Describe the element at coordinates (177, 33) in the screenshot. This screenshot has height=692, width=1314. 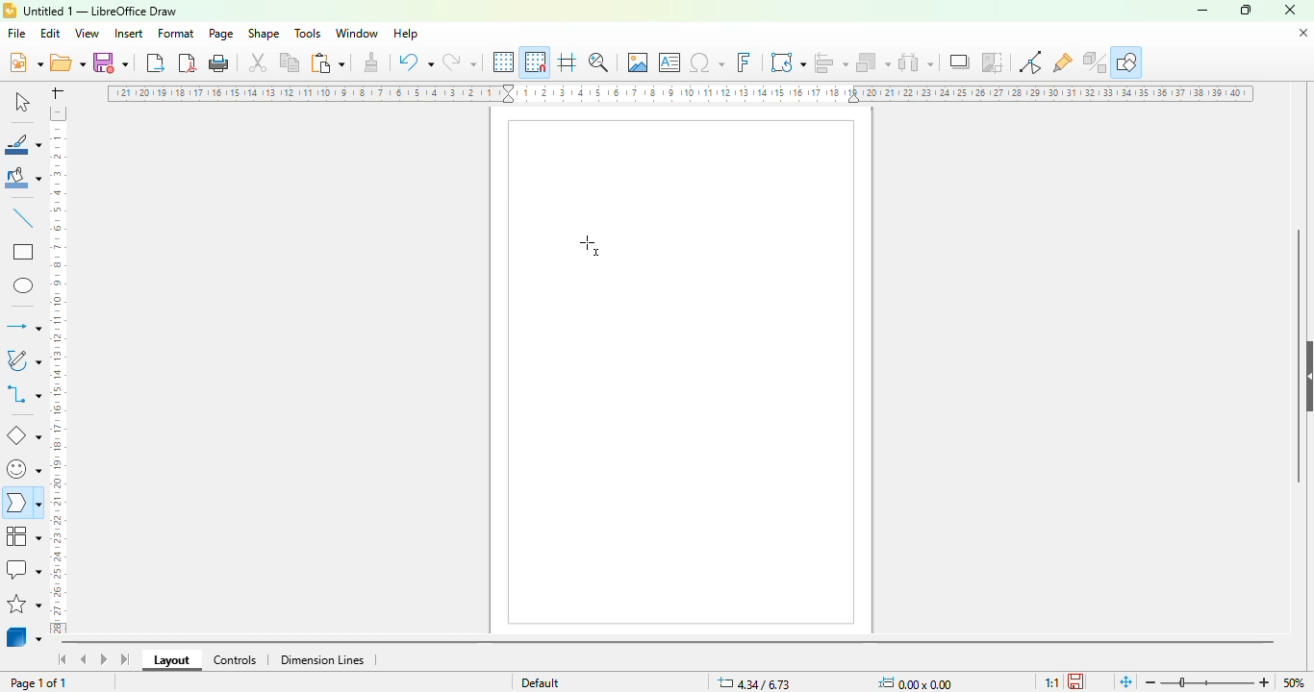
I see `format` at that location.